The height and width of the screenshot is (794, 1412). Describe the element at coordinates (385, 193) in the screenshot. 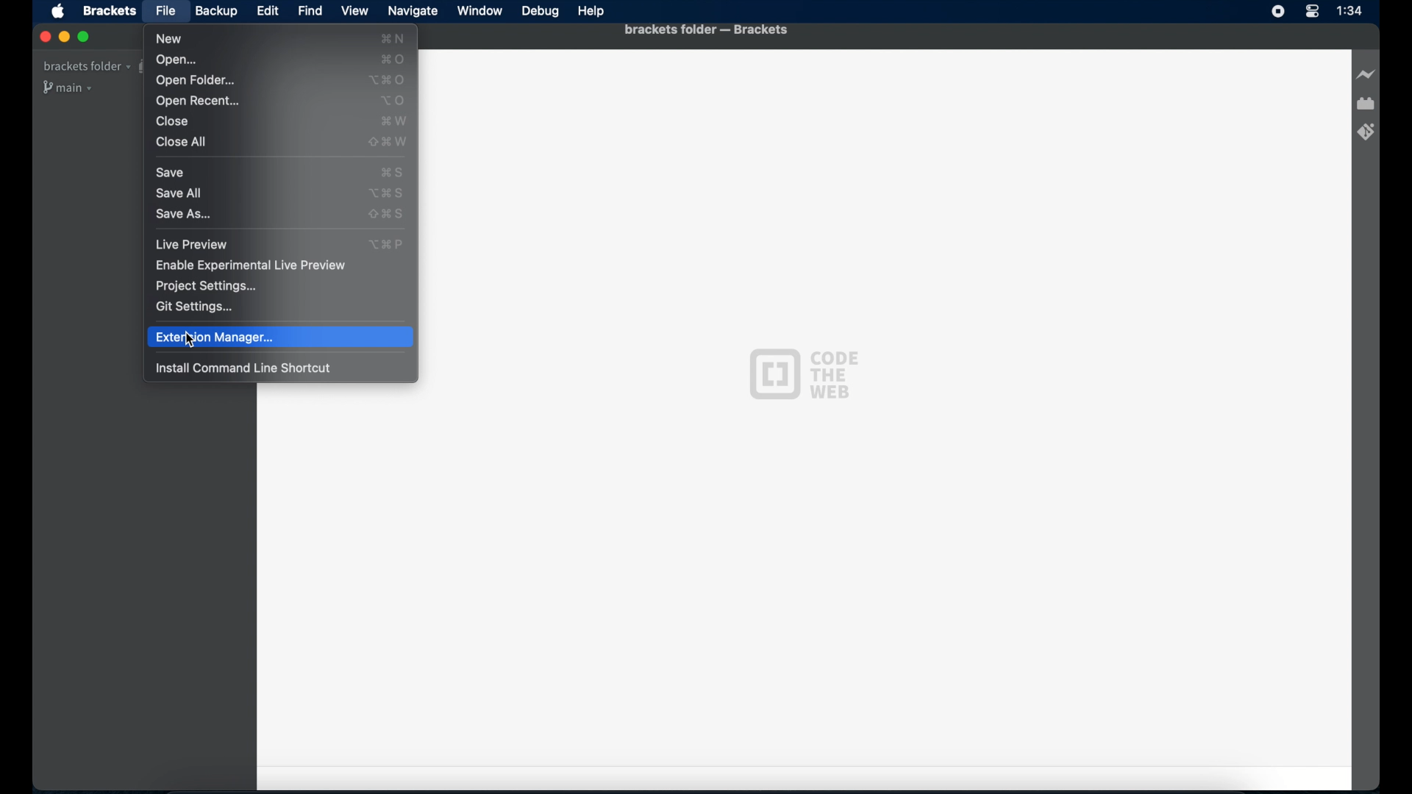

I see `save all shortcut` at that location.